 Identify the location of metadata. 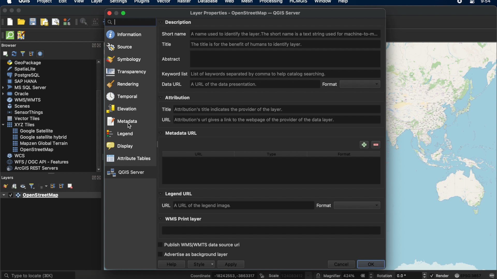
(121, 122).